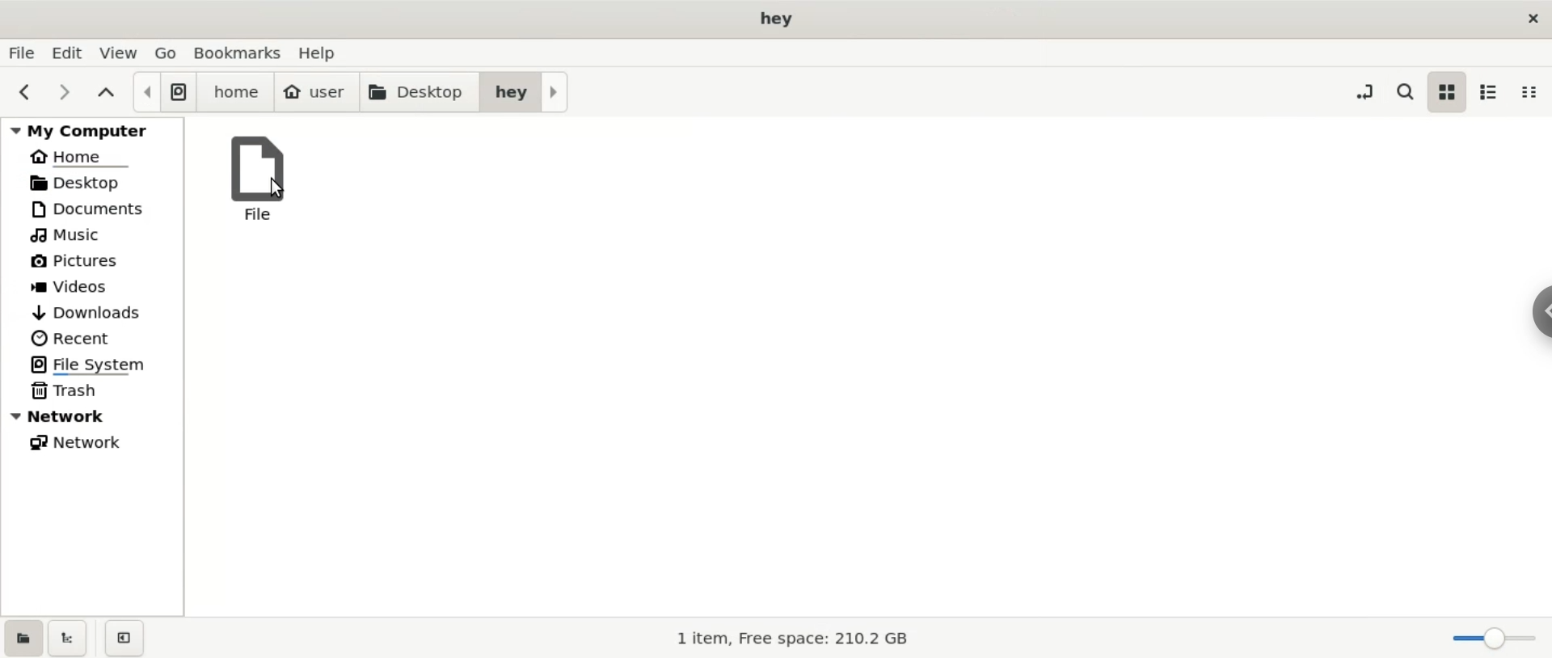  I want to click on home, so click(235, 93).